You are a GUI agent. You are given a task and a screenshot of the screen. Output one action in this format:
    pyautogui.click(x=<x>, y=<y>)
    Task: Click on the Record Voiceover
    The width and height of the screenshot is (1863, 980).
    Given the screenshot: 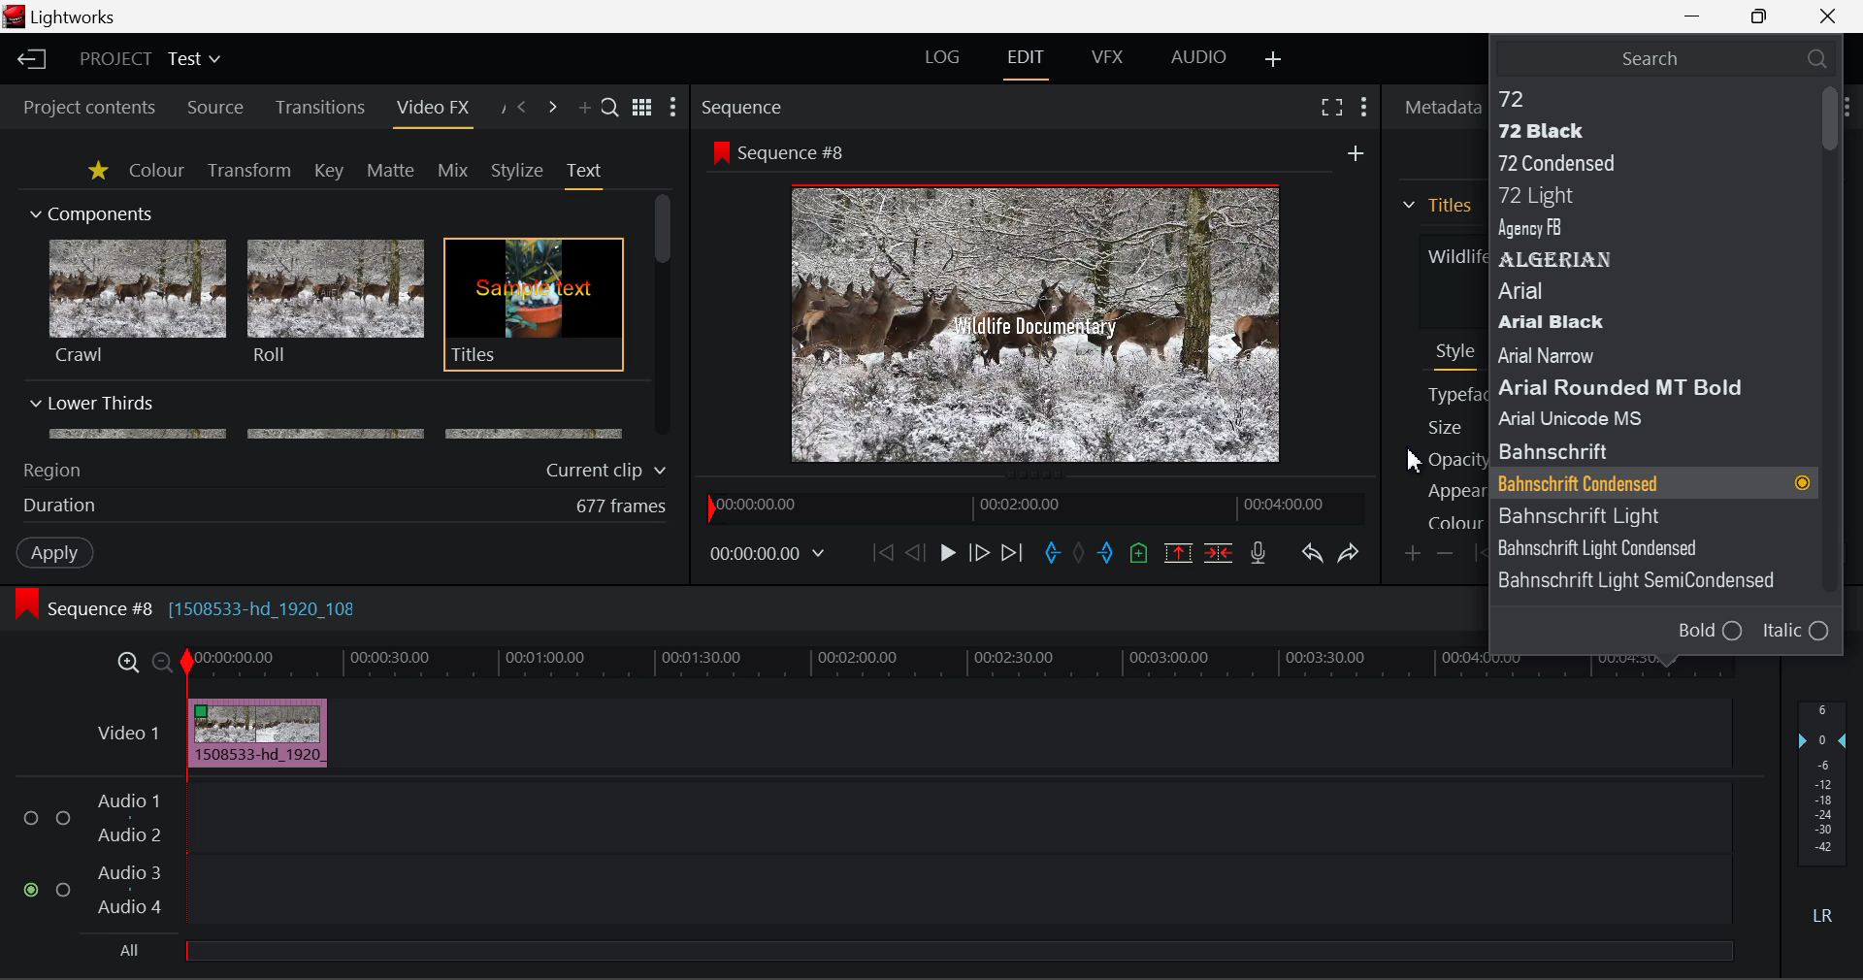 What is the action you would take?
    pyautogui.click(x=1258, y=557)
    